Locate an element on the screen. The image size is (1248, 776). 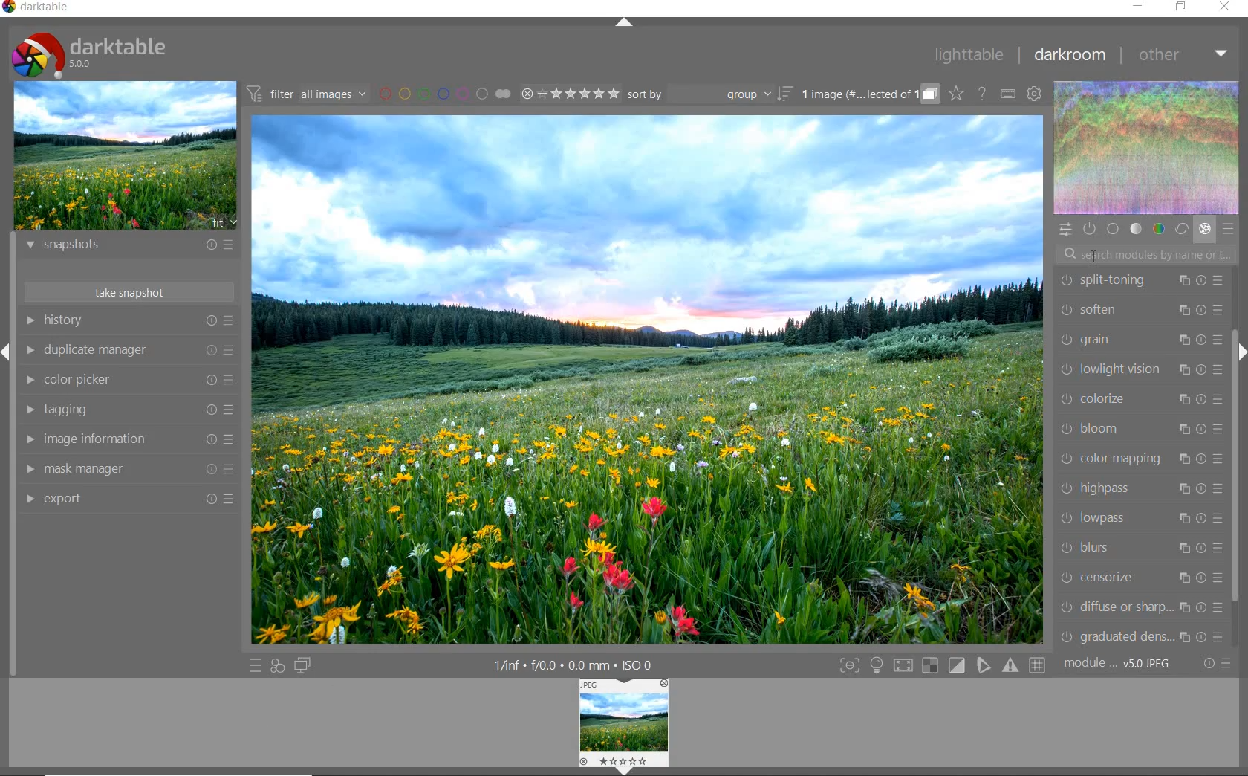
image information is located at coordinates (126, 440).